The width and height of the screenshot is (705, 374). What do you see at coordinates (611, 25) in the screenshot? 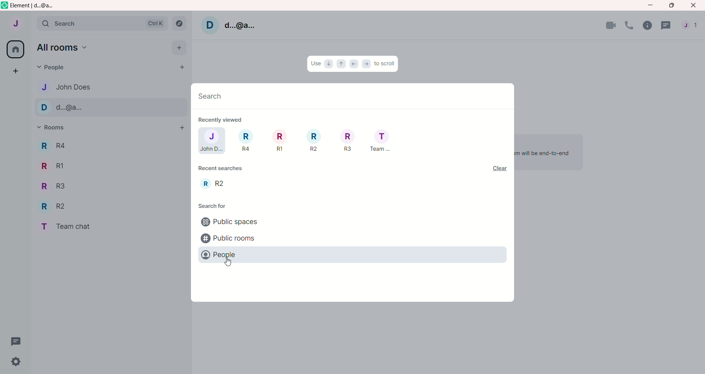
I see `video call` at bounding box center [611, 25].